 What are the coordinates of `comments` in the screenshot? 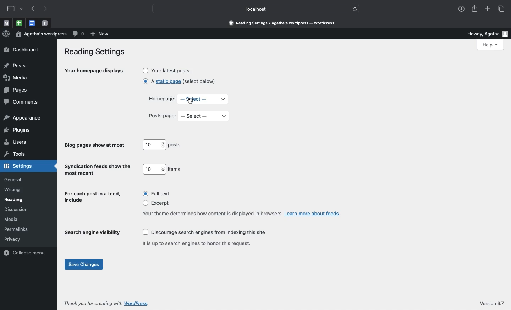 It's located at (21, 102).